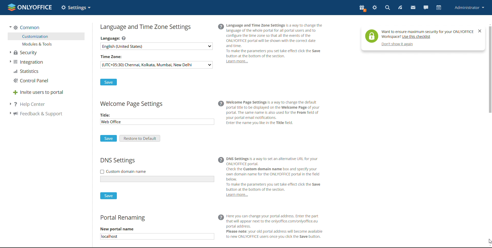 The width and height of the screenshot is (492, 248). I want to click on customization, so click(47, 36).